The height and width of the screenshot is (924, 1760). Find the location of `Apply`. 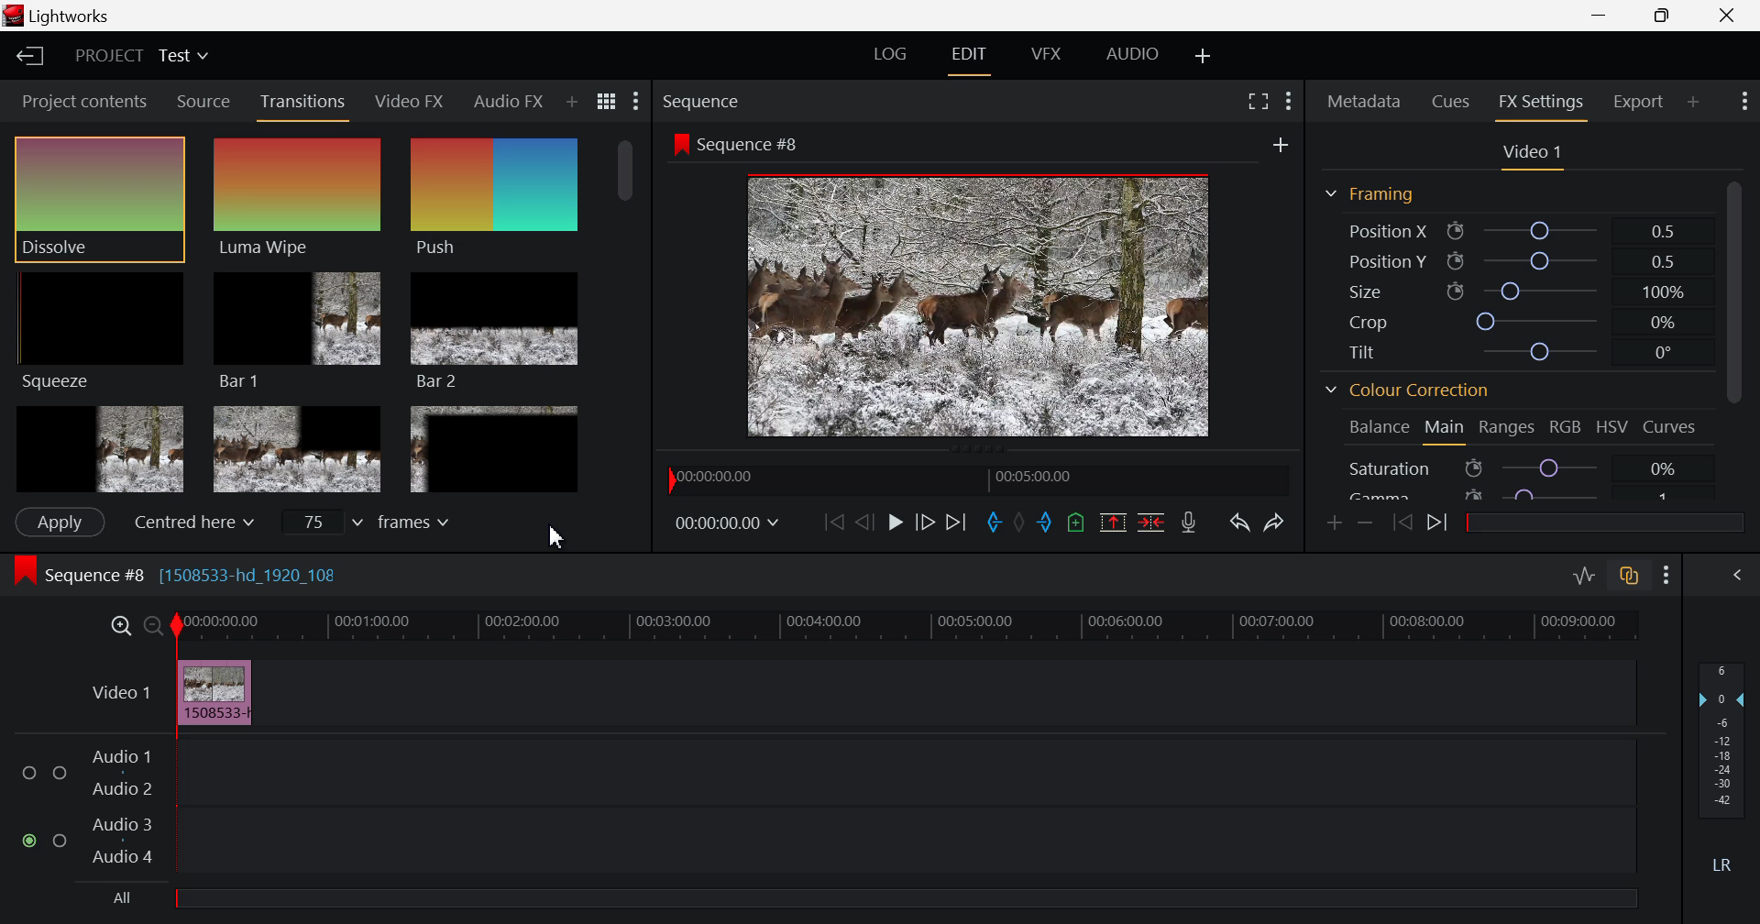

Apply is located at coordinates (57, 523).